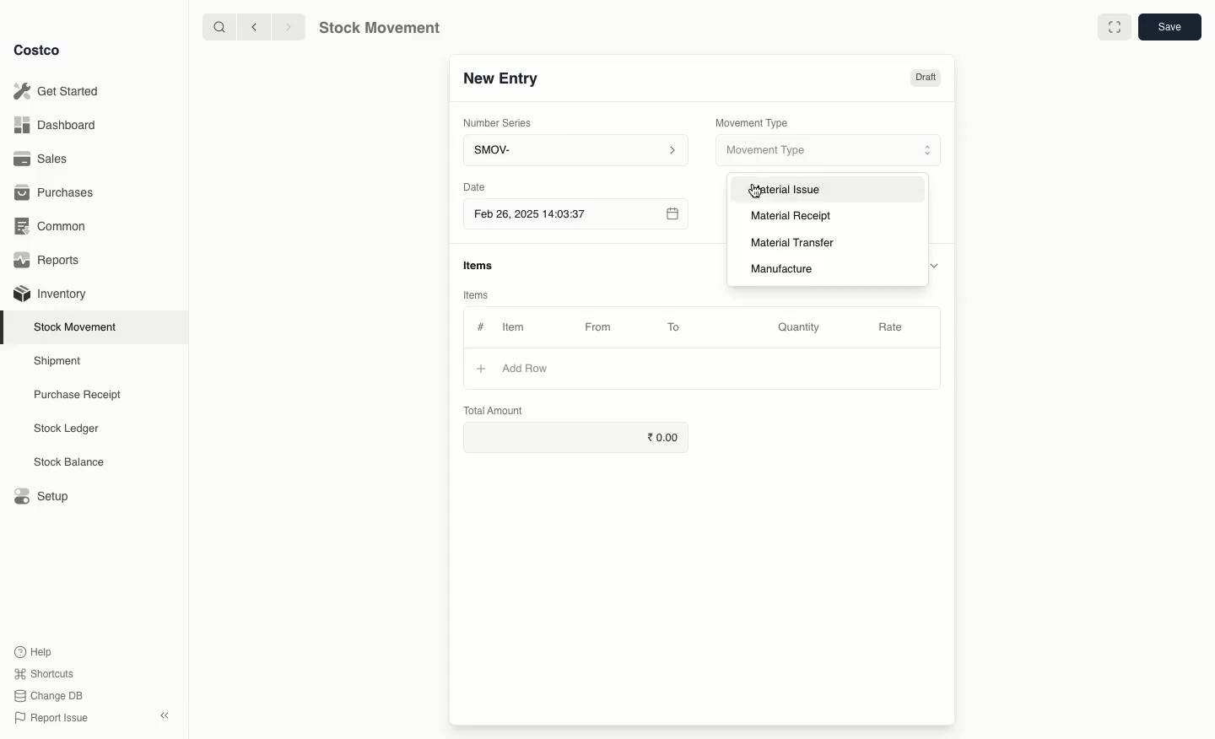 The image size is (1215, 739). What do you see at coordinates (794, 242) in the screenshot?
I see `Material Transfer` at bounding box center [794, 242].